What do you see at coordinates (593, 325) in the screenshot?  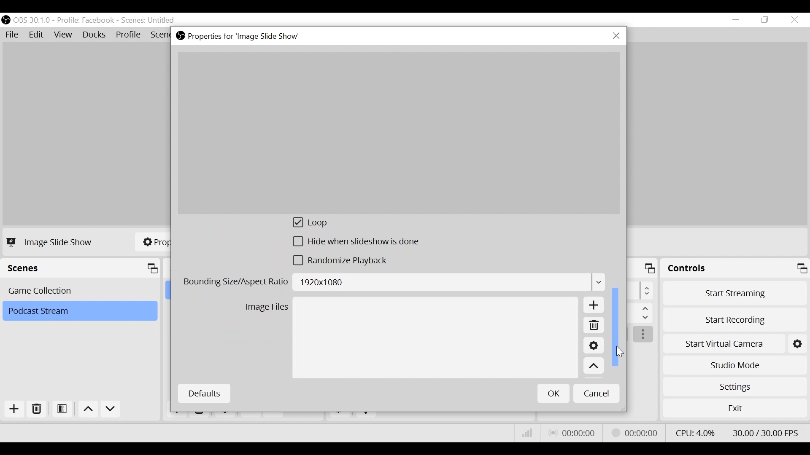 I see `Remove` at bounding box center [593, 325].